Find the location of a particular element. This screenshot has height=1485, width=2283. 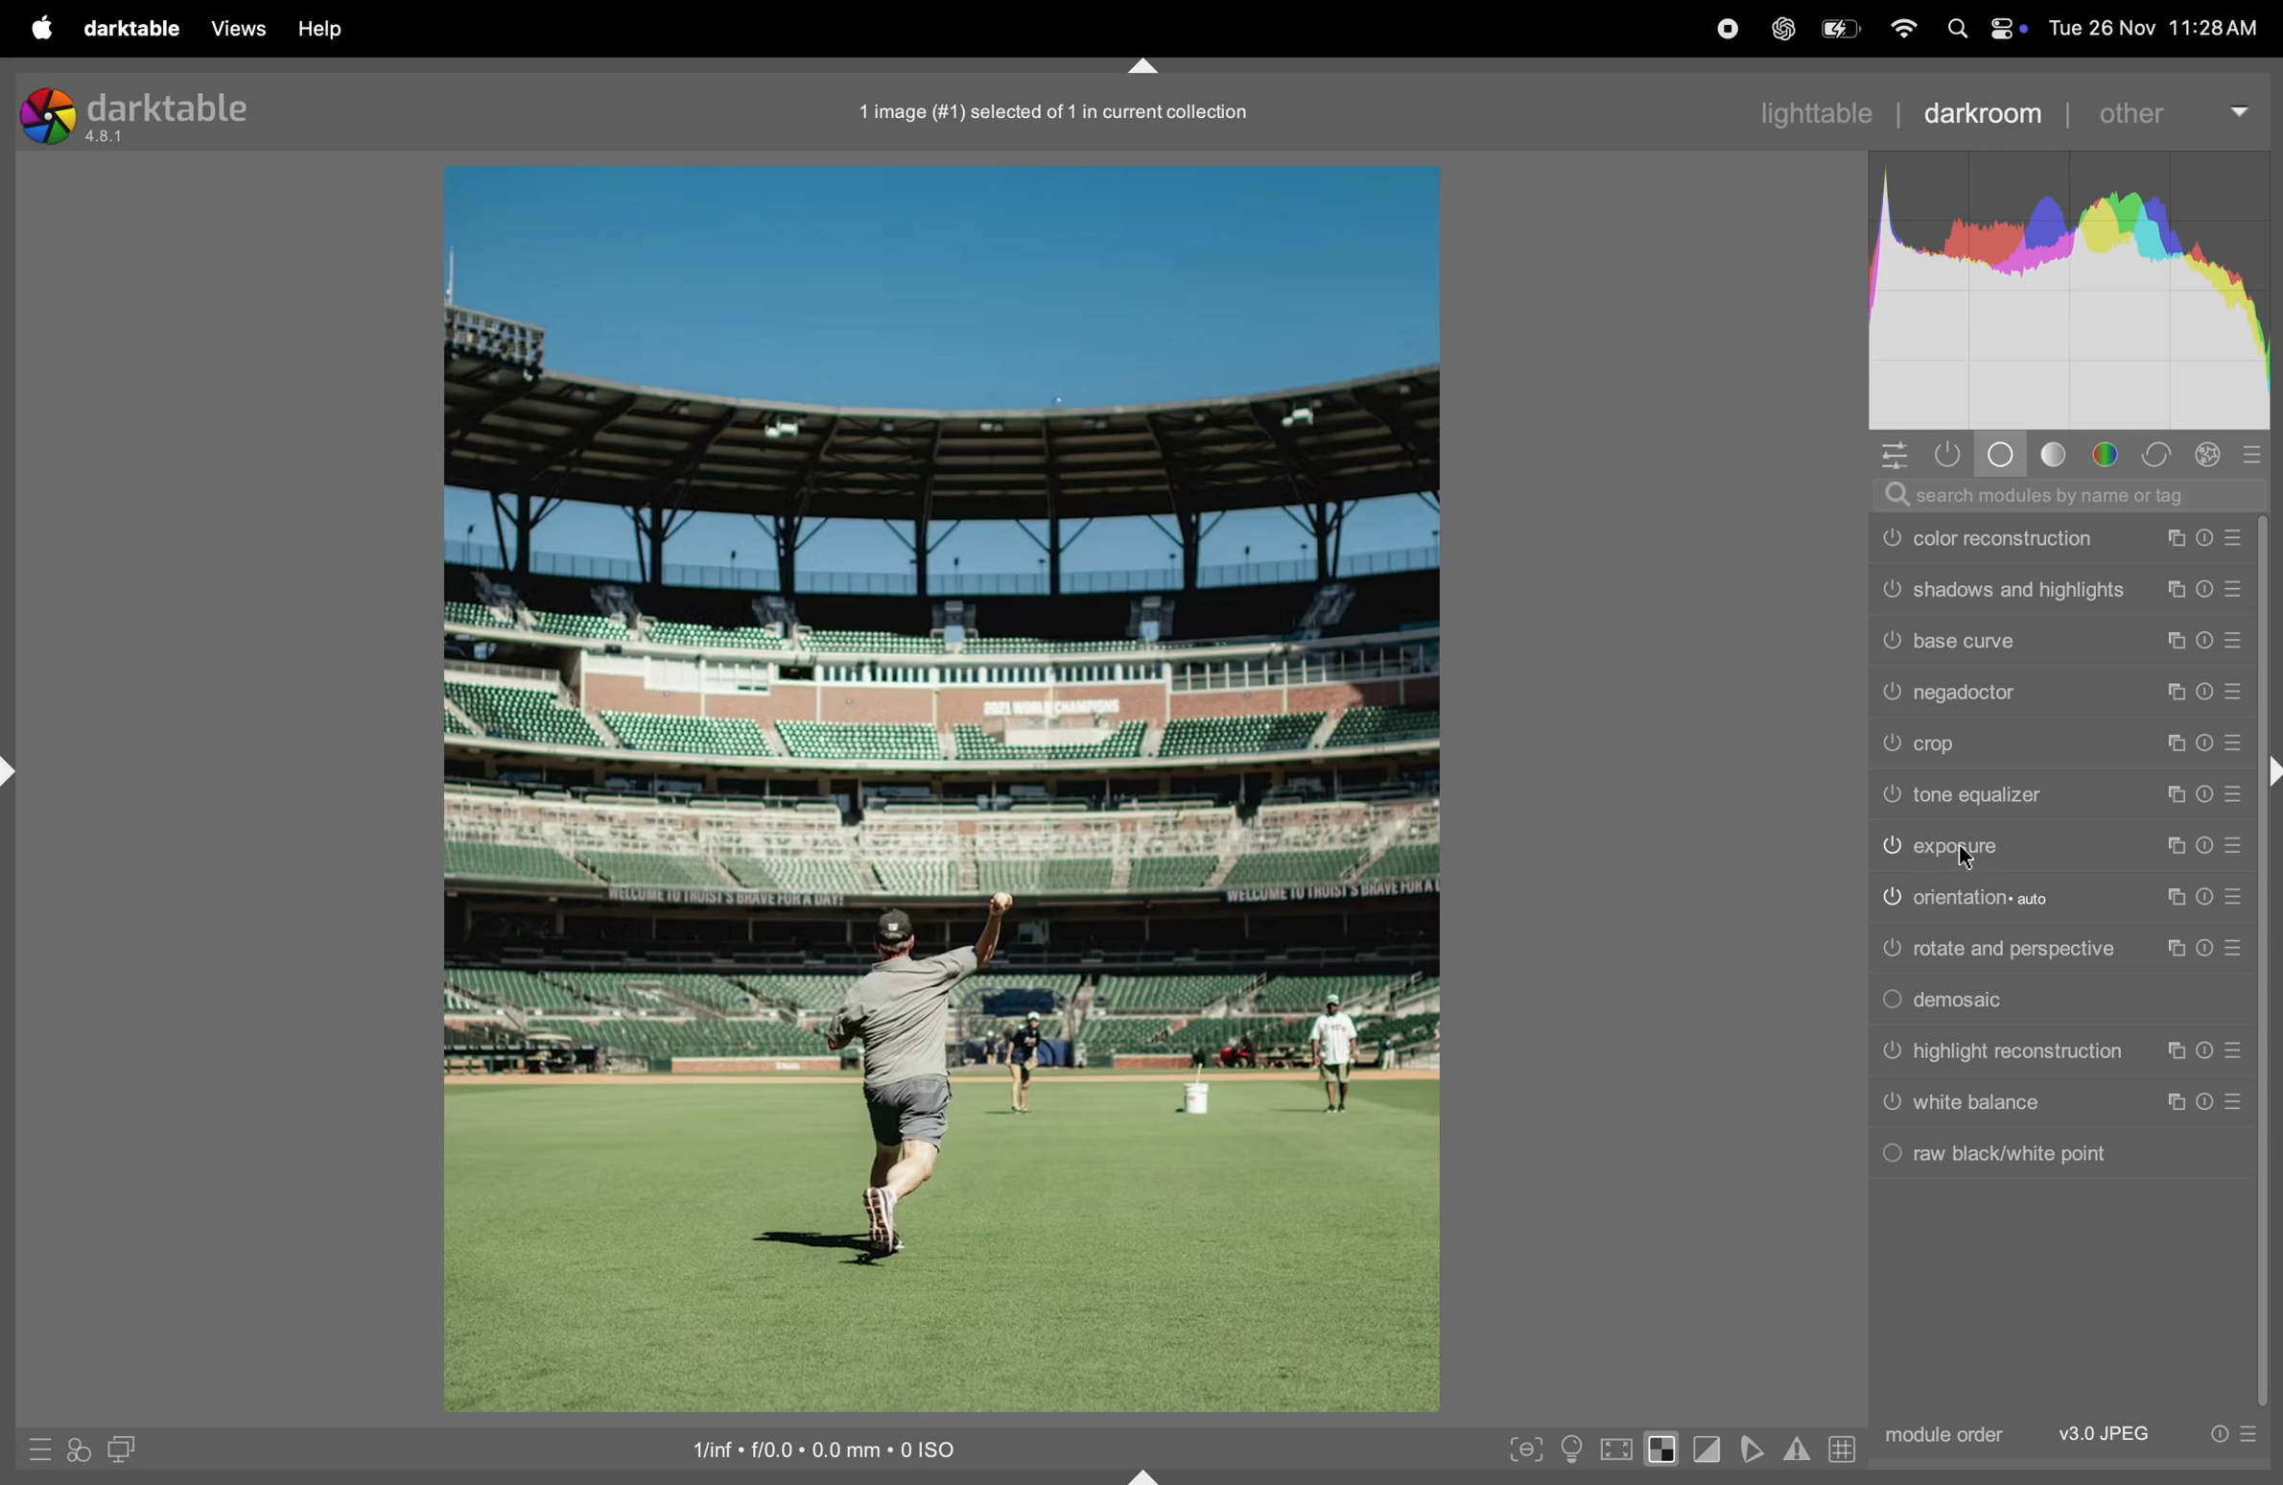

Presets  is located at coordinates (2233, 845).